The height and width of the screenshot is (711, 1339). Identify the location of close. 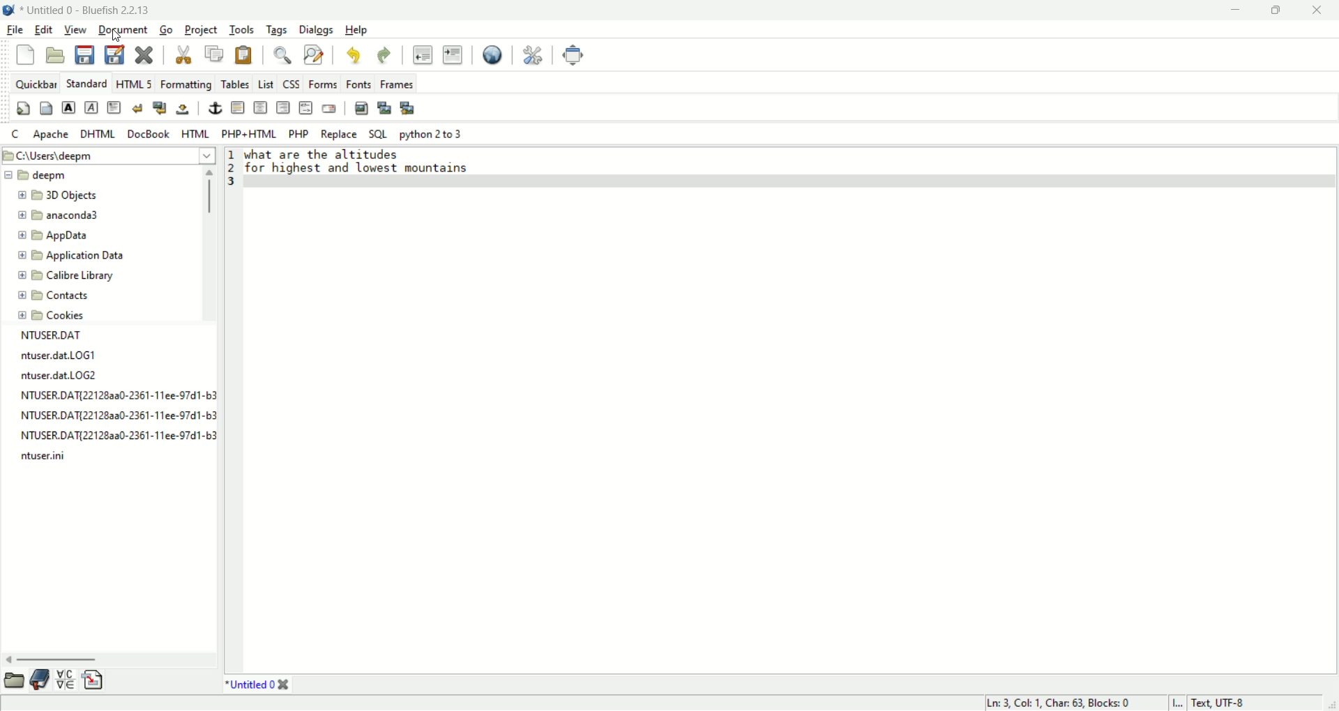
(146, 53).